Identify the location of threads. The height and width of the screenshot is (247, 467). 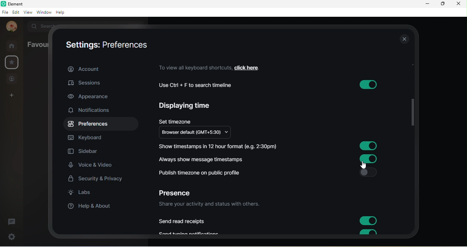
(14, 220).